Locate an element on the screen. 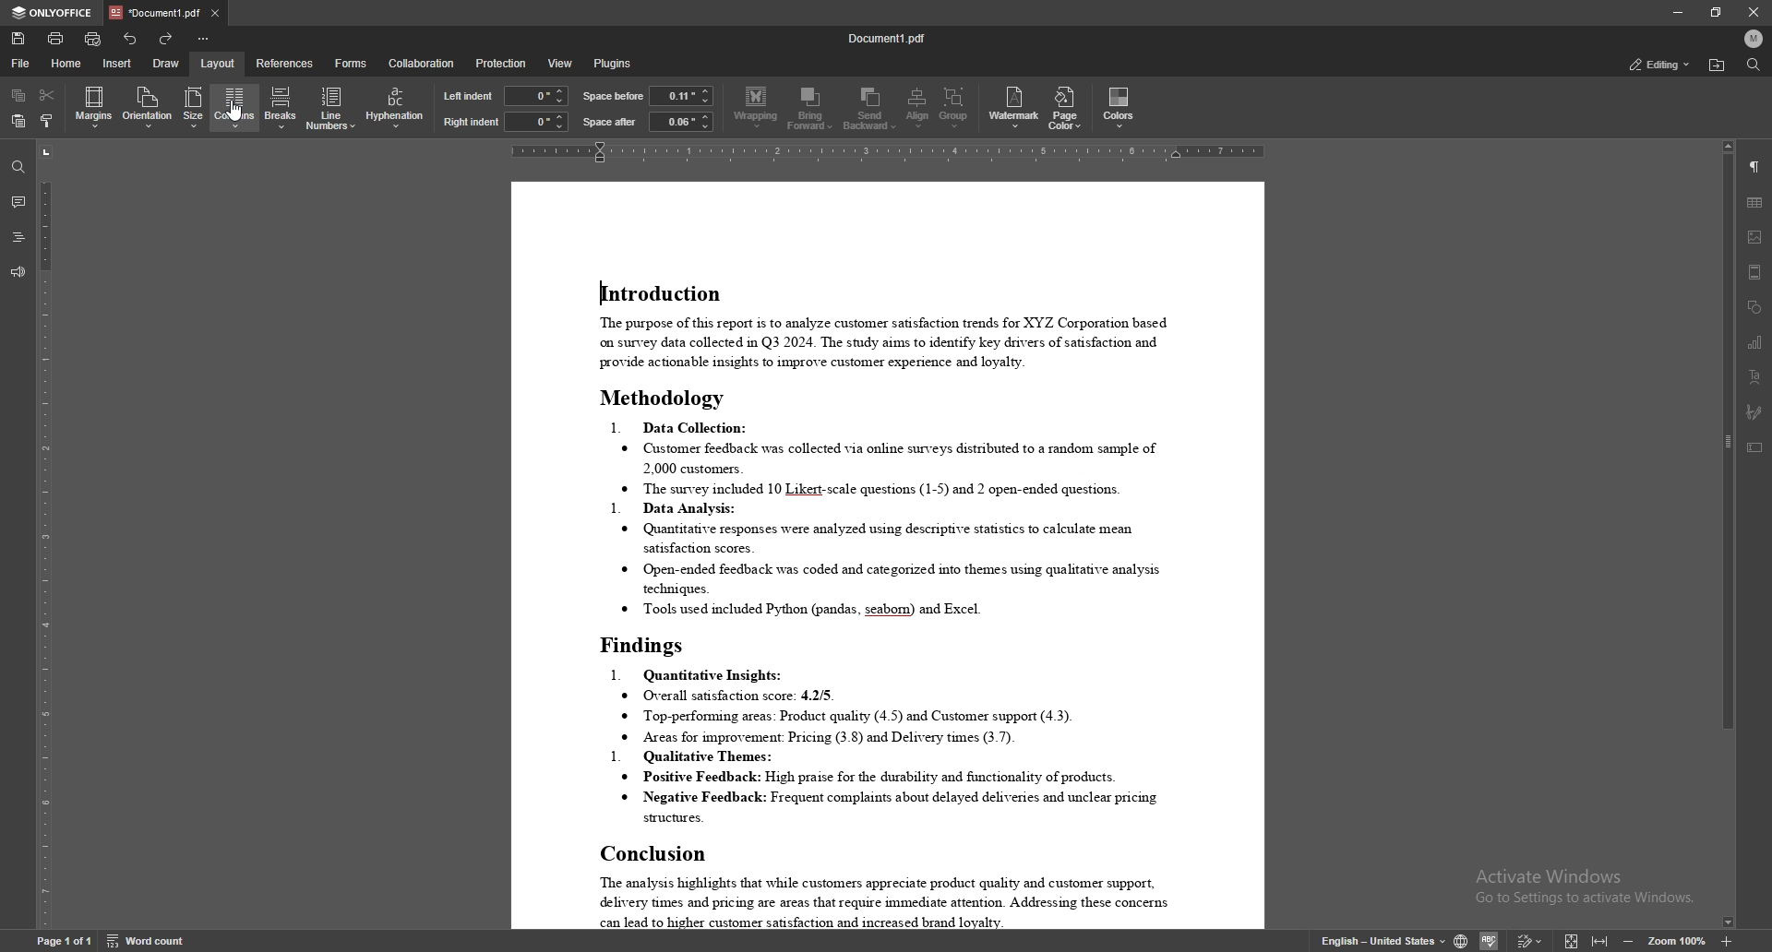  align is located at coordinates (917, 108).